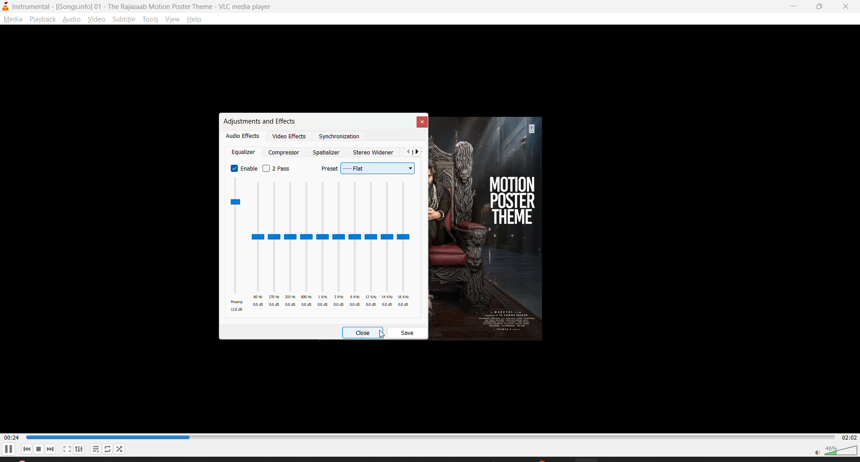  I want to click on next, so click(419, 152).